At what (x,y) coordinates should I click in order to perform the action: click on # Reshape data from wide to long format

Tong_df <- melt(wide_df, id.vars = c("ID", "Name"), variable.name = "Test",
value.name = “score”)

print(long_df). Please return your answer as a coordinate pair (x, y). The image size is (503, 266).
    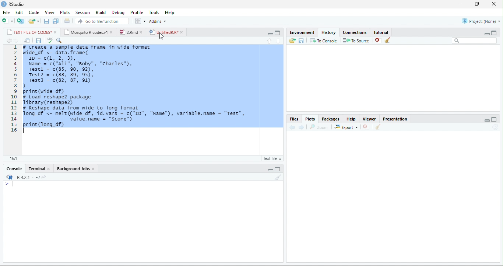
    Looking at the image, I should click on (138, 116).